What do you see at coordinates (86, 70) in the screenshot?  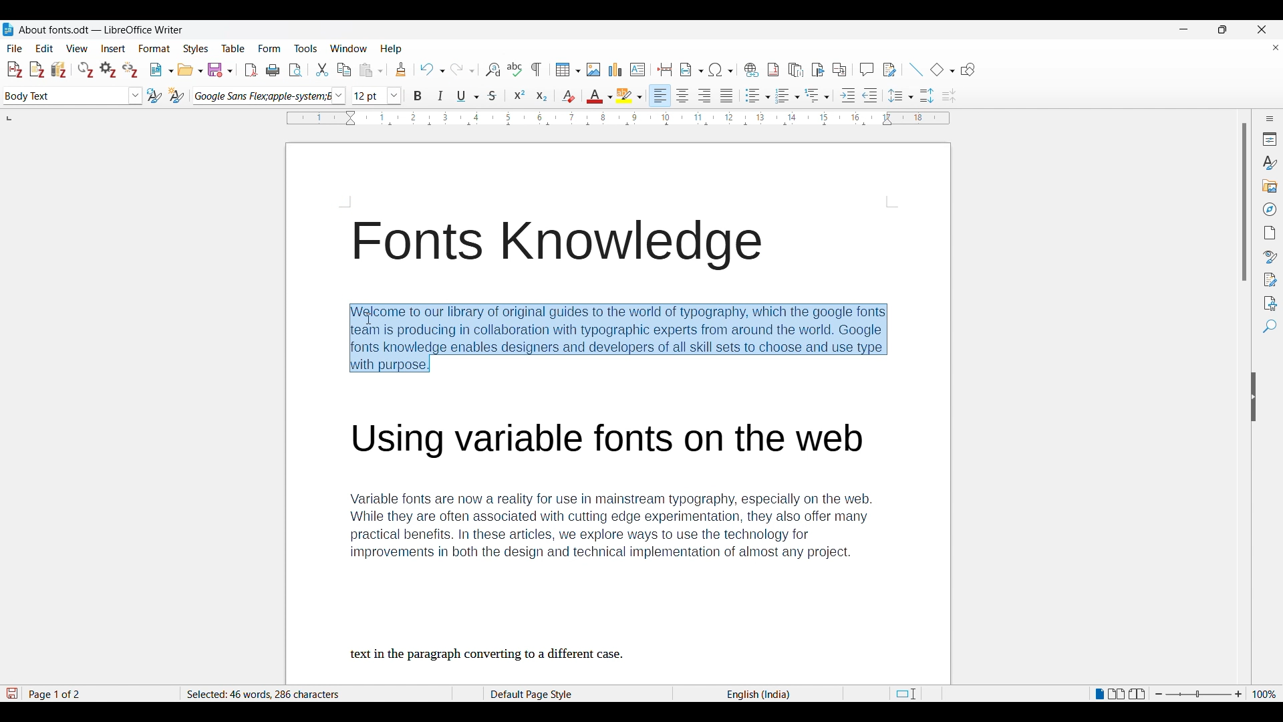 I see `Refresh ` at bounding box center [86, 70].